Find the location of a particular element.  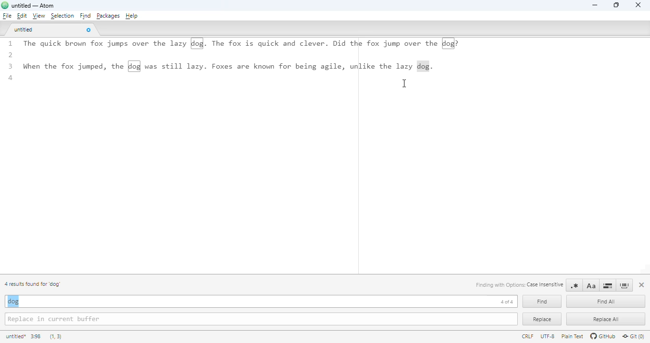

close panel is located at coordinates (642, 285).